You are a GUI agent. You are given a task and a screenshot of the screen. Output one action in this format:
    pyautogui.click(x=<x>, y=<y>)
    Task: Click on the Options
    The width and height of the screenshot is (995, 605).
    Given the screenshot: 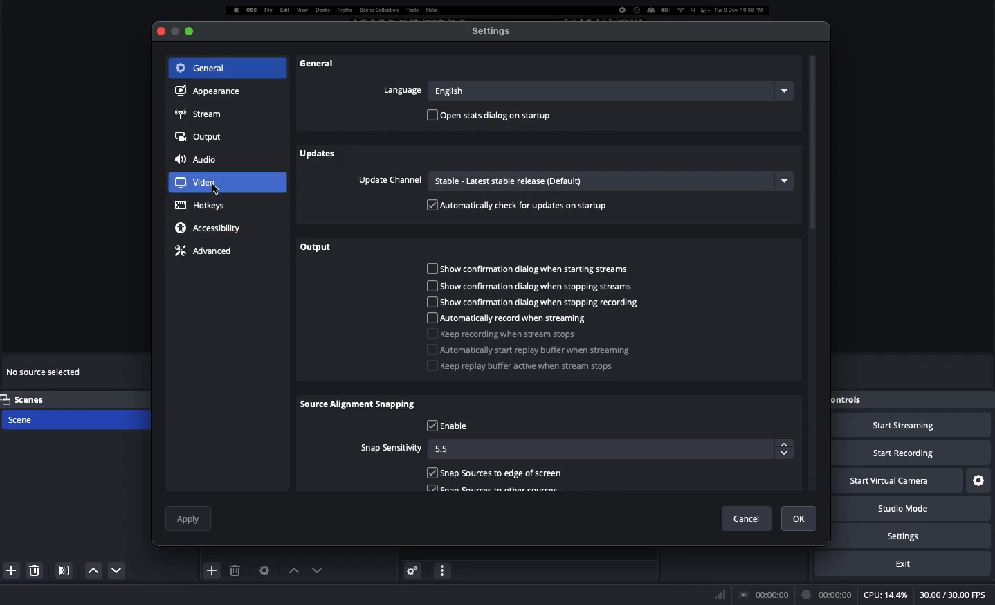 What is the action you would take?
    pyautogui.click(x=795, y=470)
    